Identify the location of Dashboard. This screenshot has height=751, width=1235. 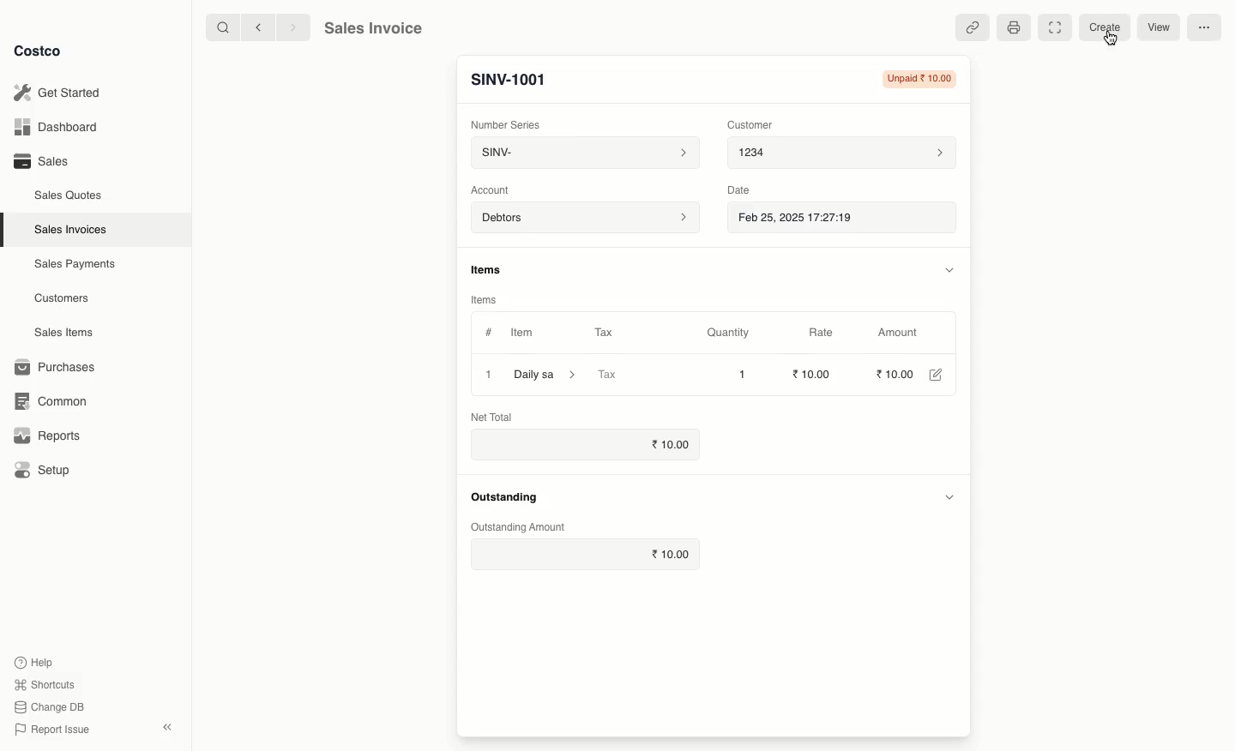
(60, 125).